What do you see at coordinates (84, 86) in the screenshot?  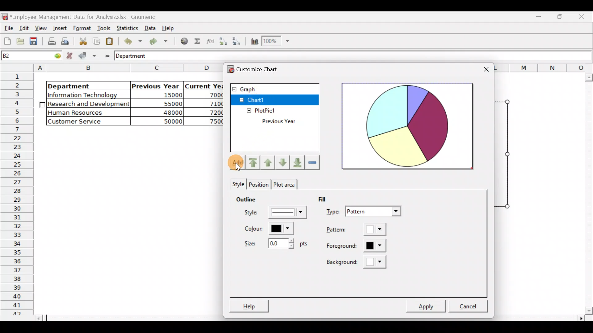 I see `Department` at bounding box center [84, 86].